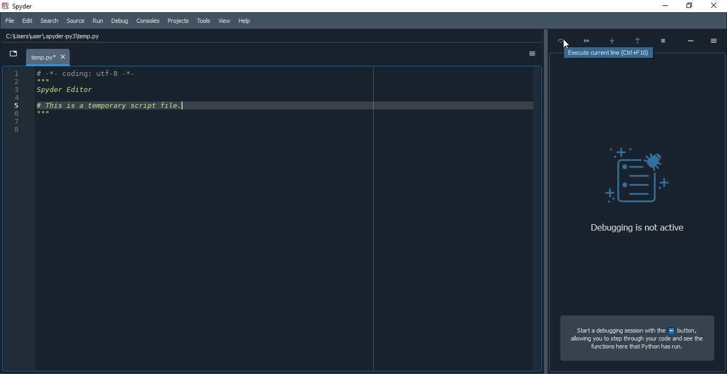 Image resolution: width=727 pixels, height=374 pixels. I want to click on Numbers of line, so click(13, 104).